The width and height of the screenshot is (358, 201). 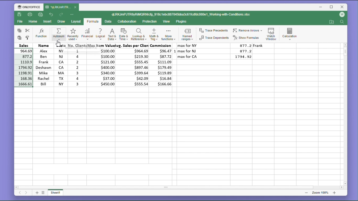 What do you see at coordinates (138, 35) in the screenshot?
I see `lookup and reference` at bounding box center [138, 35].